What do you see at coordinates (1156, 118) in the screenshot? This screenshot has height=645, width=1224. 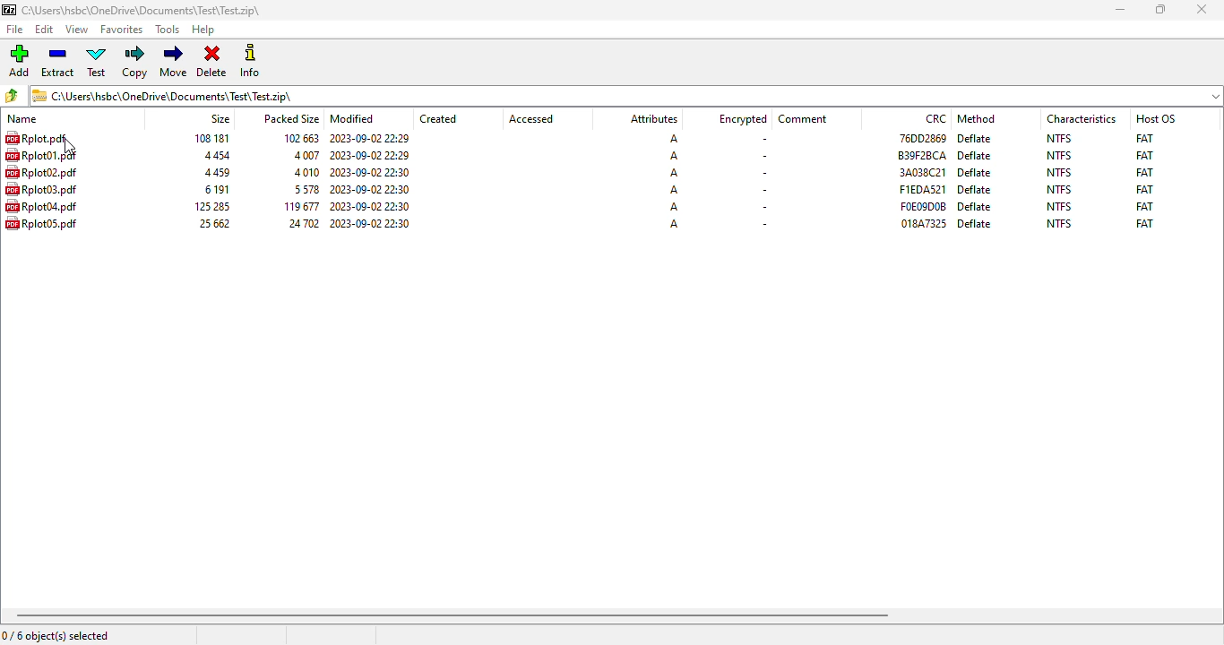 I see `host OS` at bounding box center [1156, 118].